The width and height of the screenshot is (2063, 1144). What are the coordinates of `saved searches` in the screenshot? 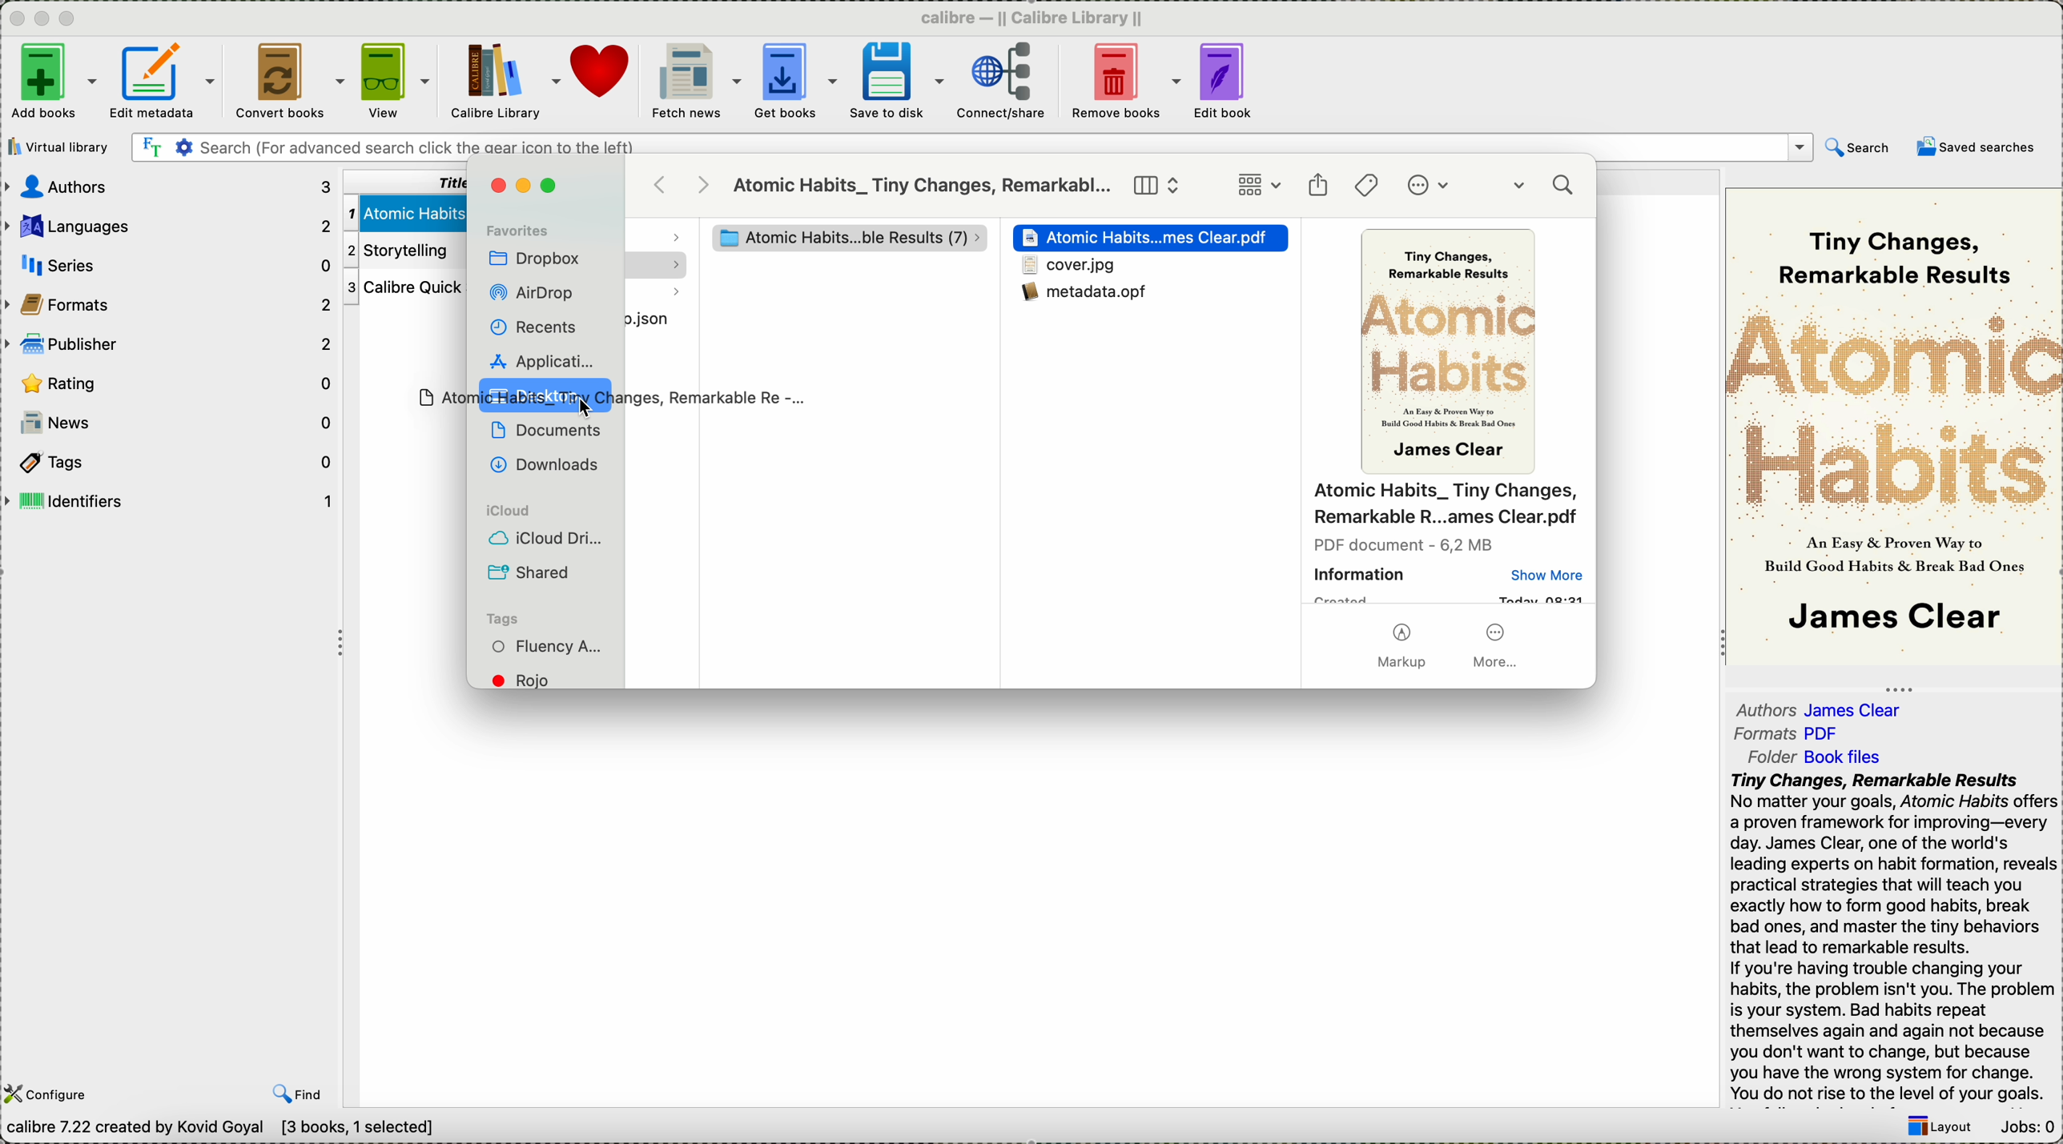 It's located at (1977, 147).